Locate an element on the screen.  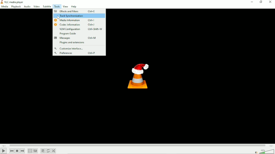
Media information is located at coordinates (76, 20).